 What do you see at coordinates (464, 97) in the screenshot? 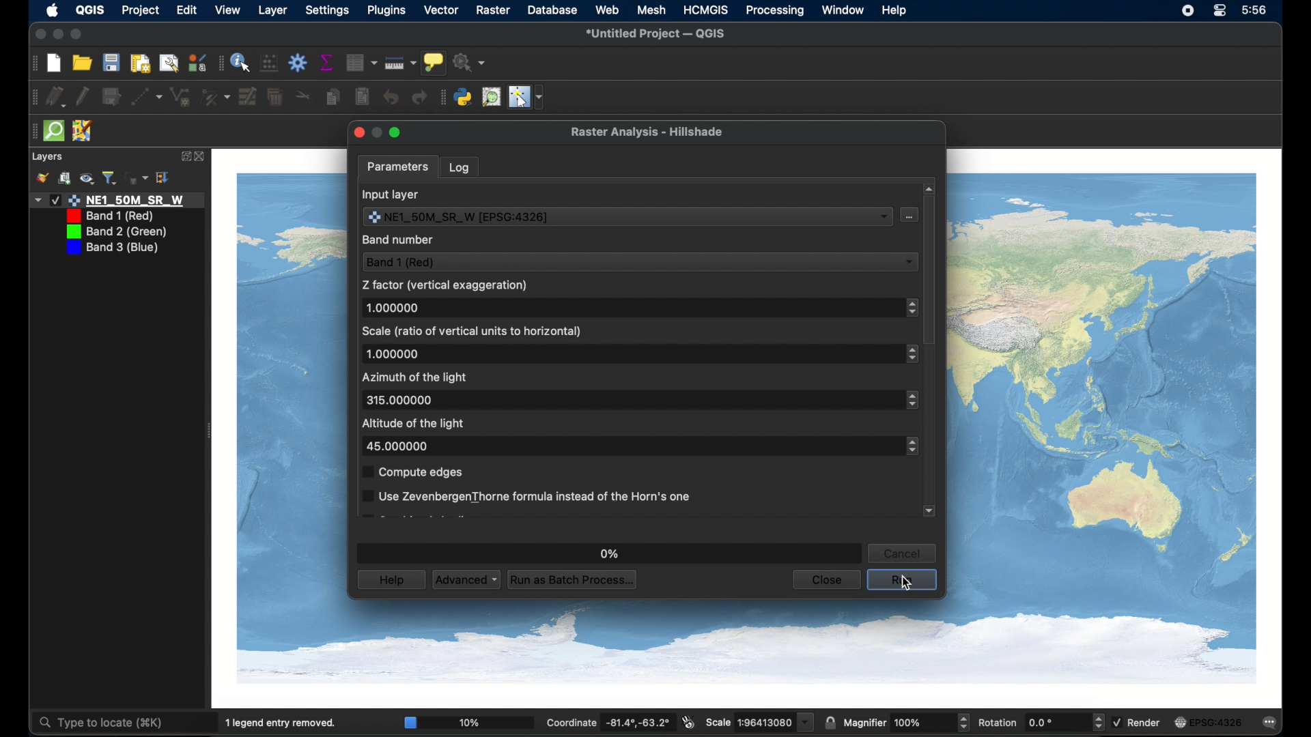
I see `python console` at bounding box center [464, 97].